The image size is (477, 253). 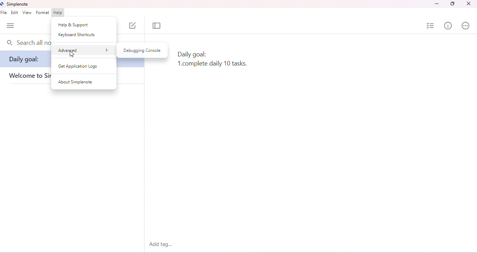 I want to click on actions, so click(x=465, y=25).